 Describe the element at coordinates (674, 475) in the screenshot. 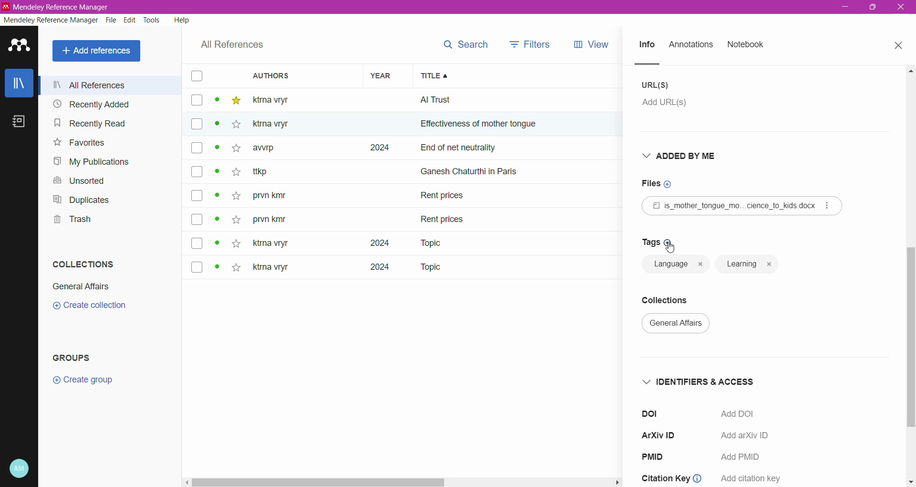

I see `Citation Key` at that location.